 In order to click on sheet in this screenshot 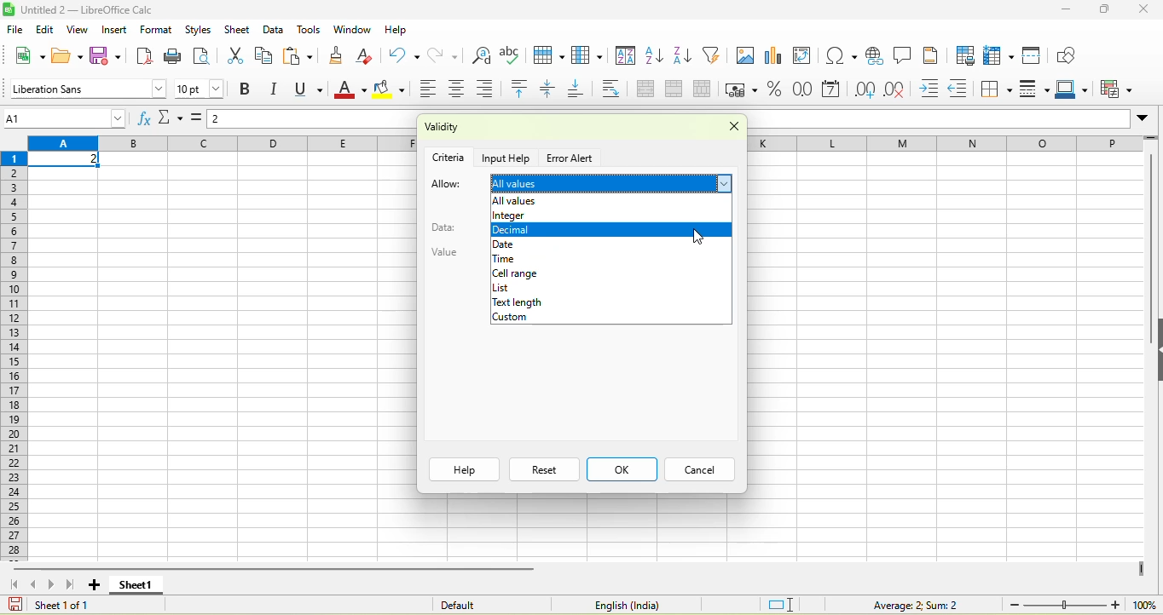, I will do `click(237, 30)`.